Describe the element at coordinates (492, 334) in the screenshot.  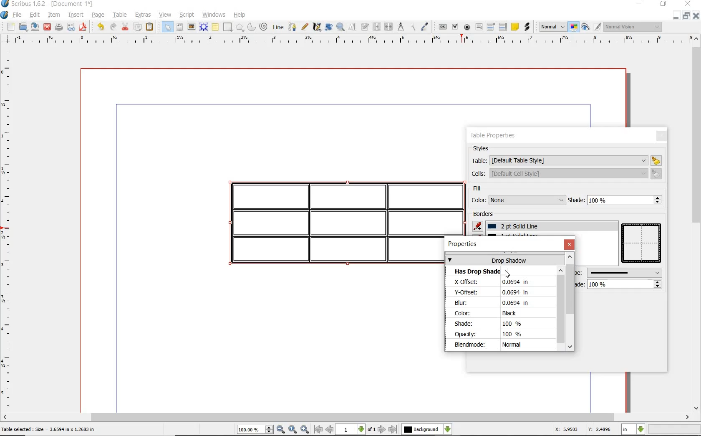
I see `Opacity: 100%` at that location.